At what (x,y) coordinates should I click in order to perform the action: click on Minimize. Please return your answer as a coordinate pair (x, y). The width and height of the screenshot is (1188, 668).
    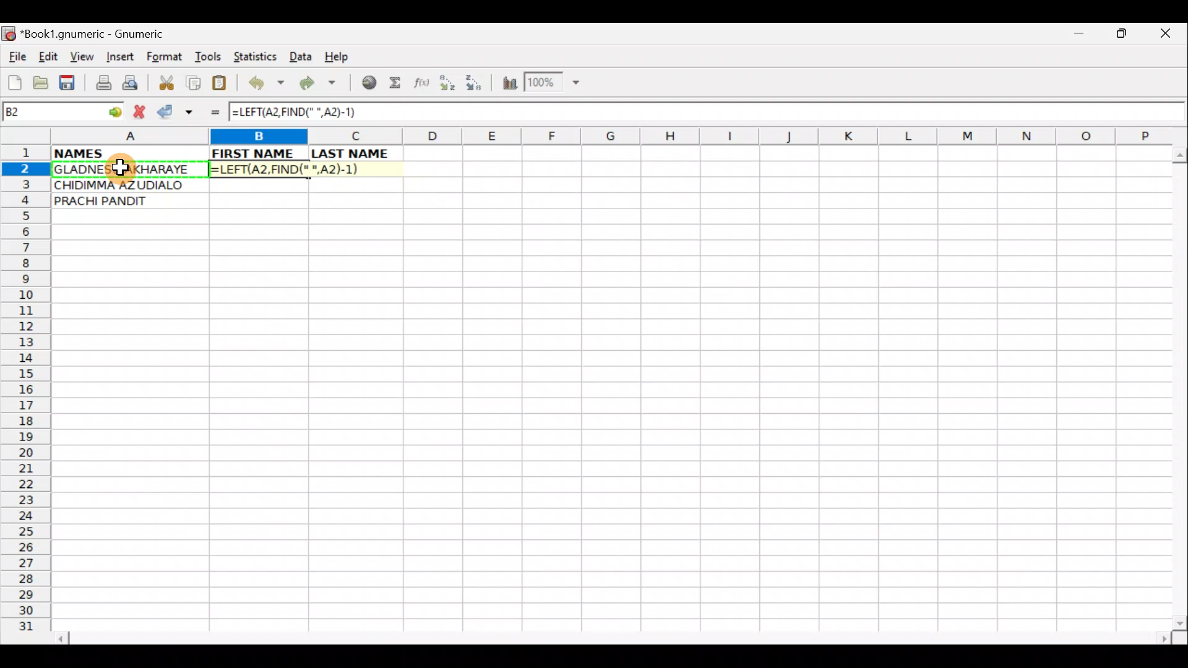
    Looking at the image, I should click on (1076, 36).